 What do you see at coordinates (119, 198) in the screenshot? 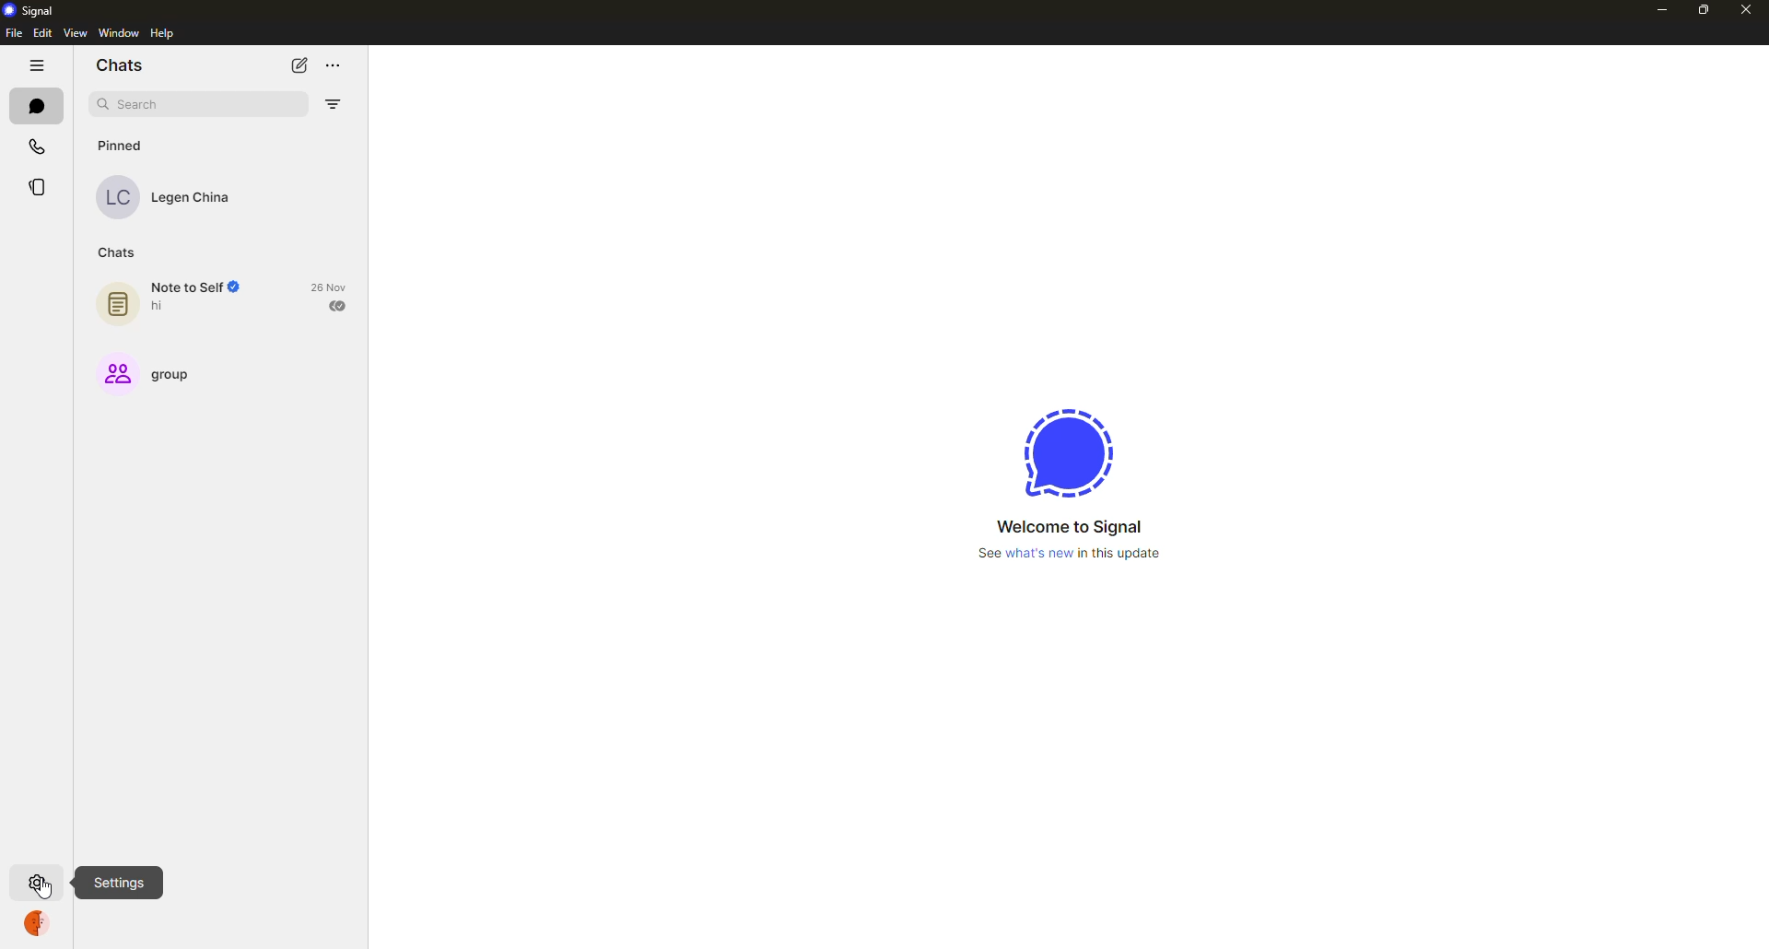
I see `LC` at bounding box center [119, 198].